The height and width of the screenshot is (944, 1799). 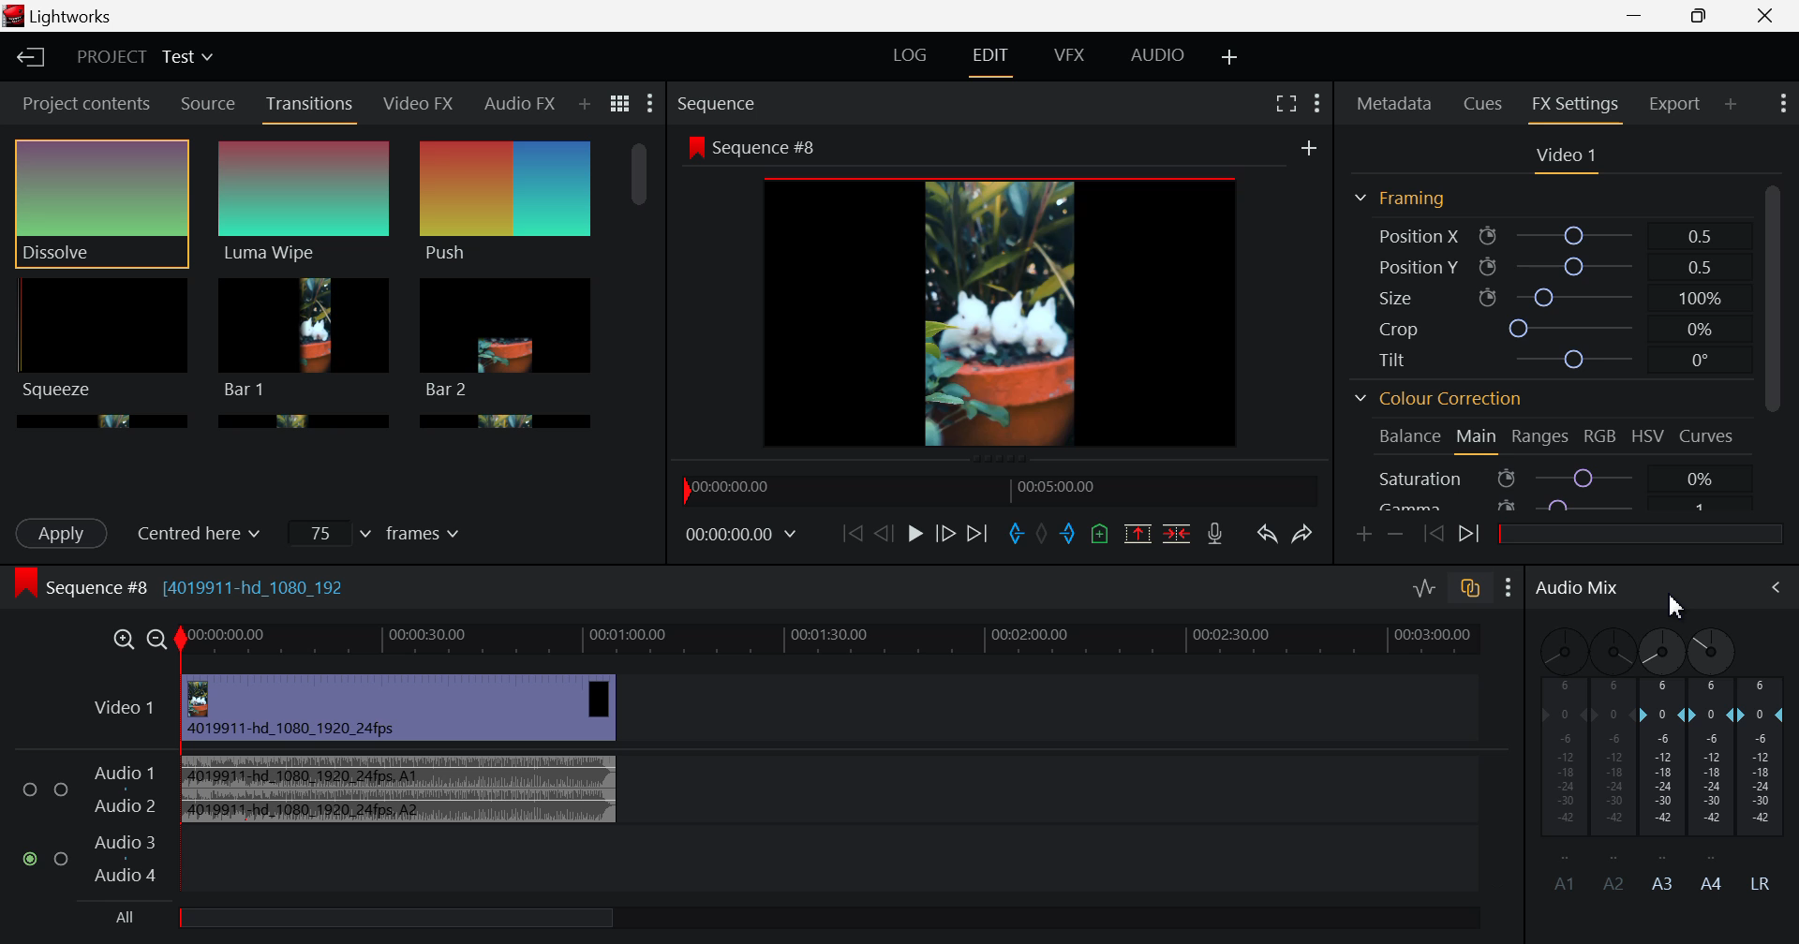 I want to click on Sequence #8 (4019911-hd_1080_192), so click(x=186, y=586).